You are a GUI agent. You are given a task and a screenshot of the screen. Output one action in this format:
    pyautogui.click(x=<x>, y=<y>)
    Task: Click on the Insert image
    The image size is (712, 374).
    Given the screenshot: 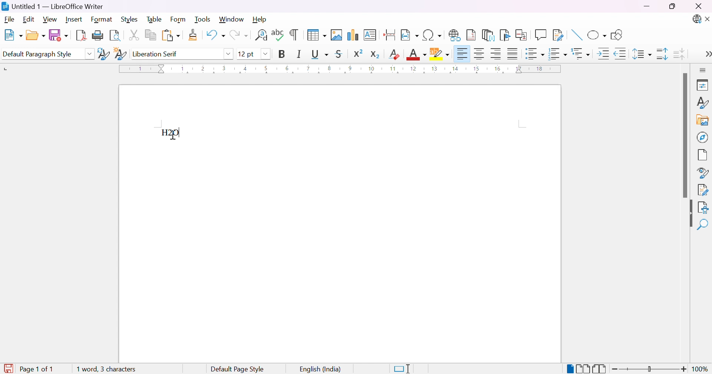 What is the action you would take?
    pyautogui.click(x=337, y=35)
    